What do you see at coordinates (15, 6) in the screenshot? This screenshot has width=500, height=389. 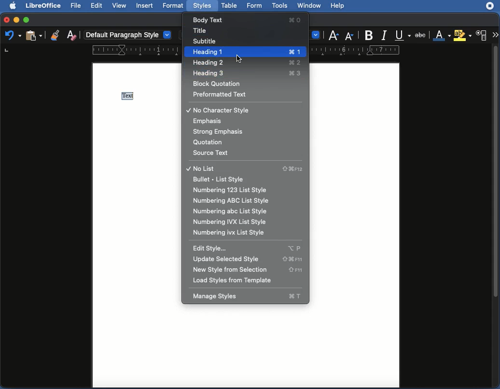 I see `Apple logo` at bounding box center [15, 6].